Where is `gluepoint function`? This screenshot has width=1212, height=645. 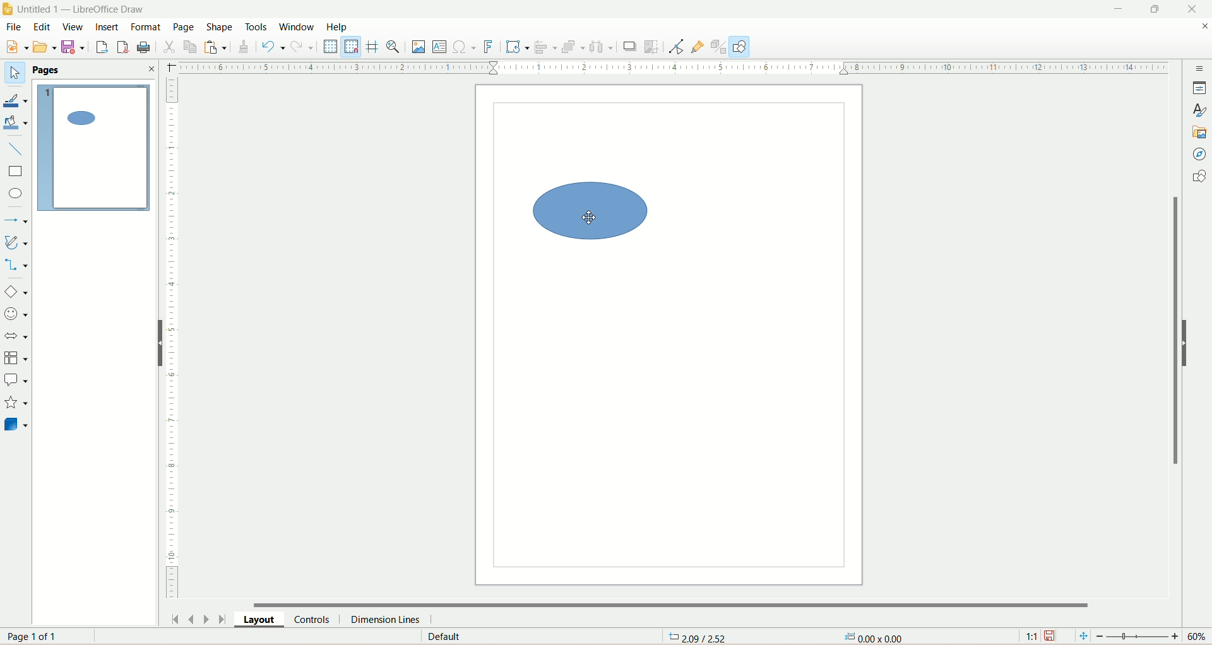 gluepoint function is located at coordinates (699, 47).